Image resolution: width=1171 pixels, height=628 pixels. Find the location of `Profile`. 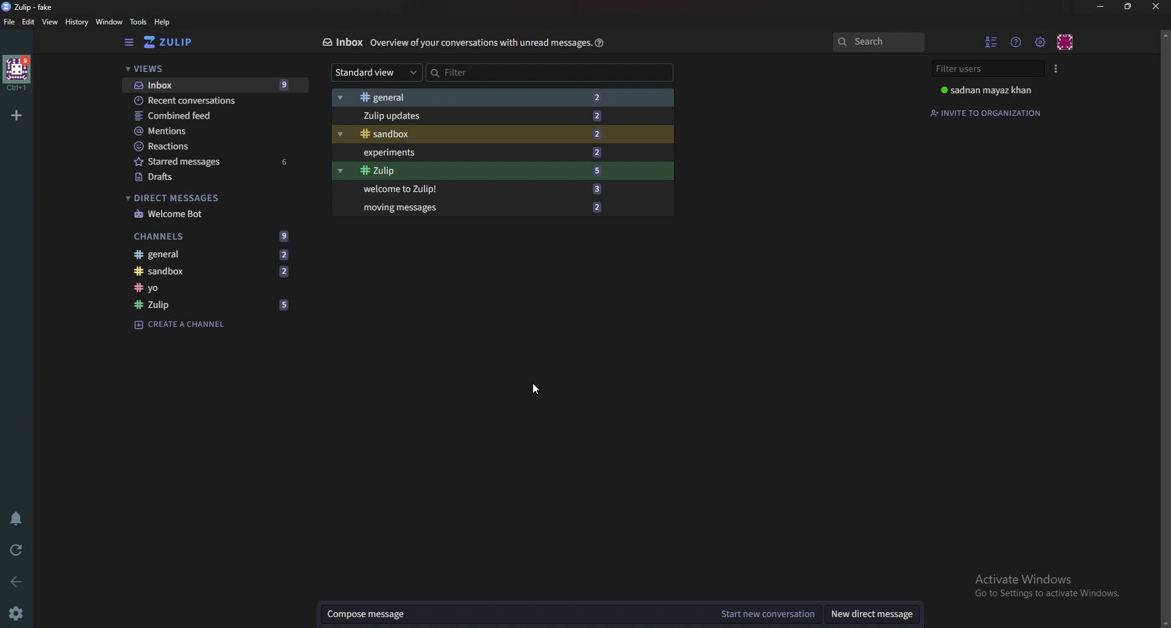

Profile is located at coordinates (989, 90).